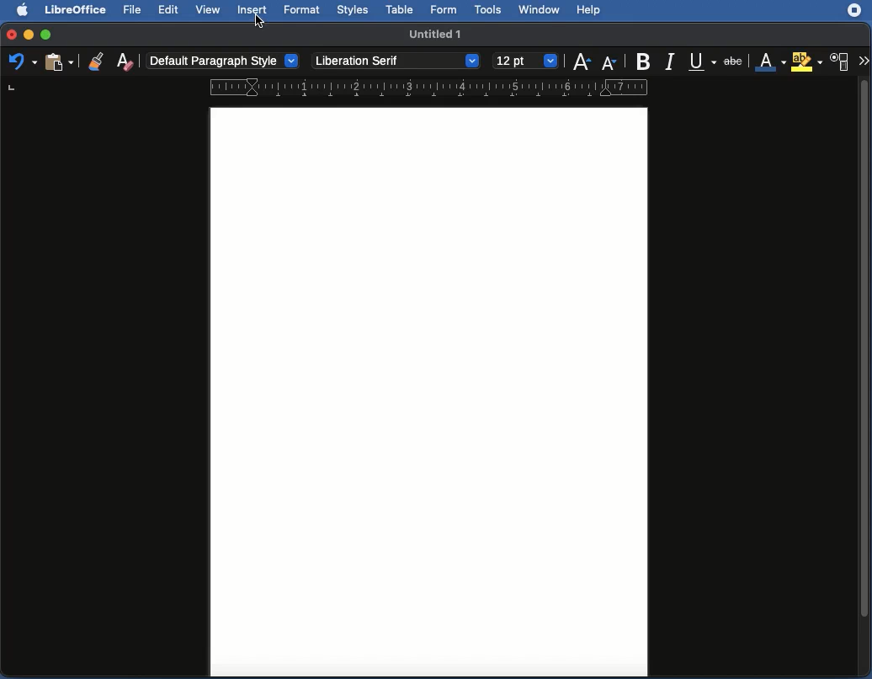  What do you see at coordinates (126, 63) in the screenshot?
I see `Clear direct formatting ` at bounding box center [126, 63].